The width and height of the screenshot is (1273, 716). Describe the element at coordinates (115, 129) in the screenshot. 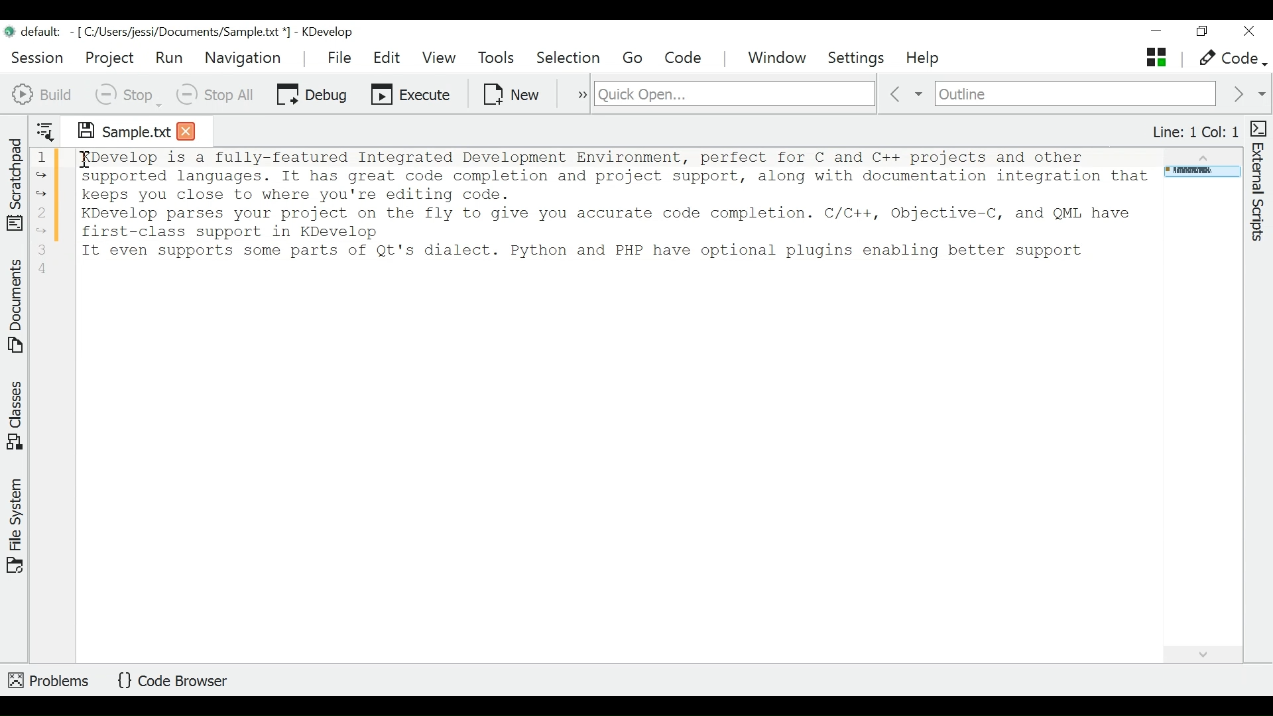

I see `Sample.txt` at that location.